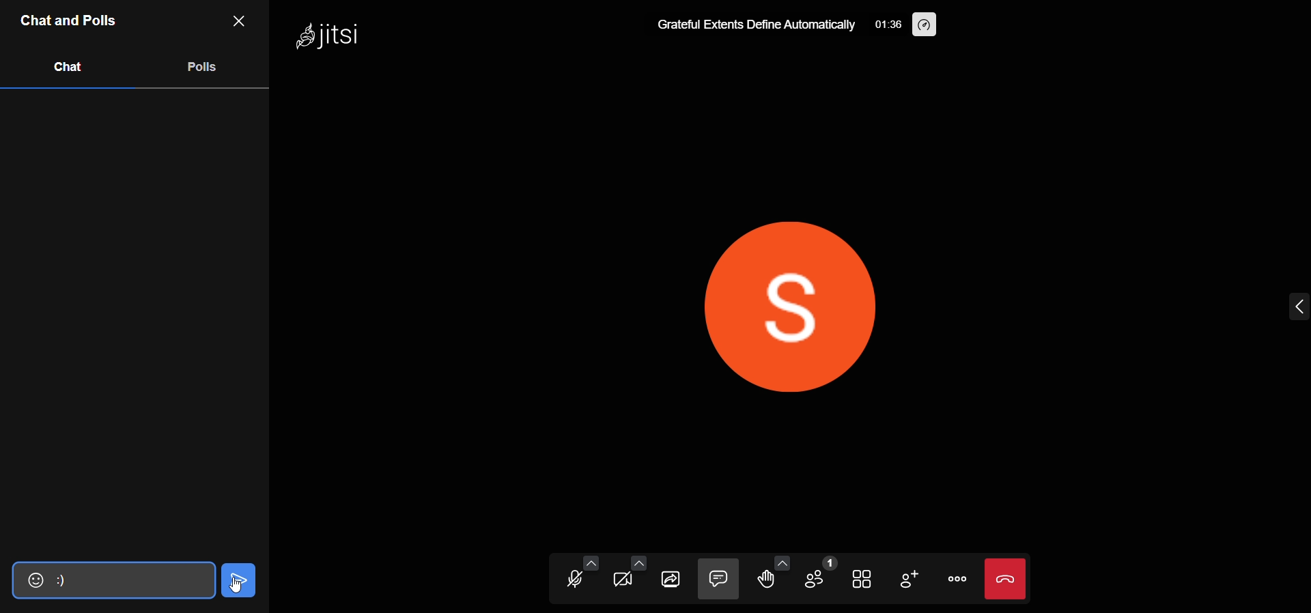 This screenshot has height=613, width=1311. I want to click on more, so click(959, 578).